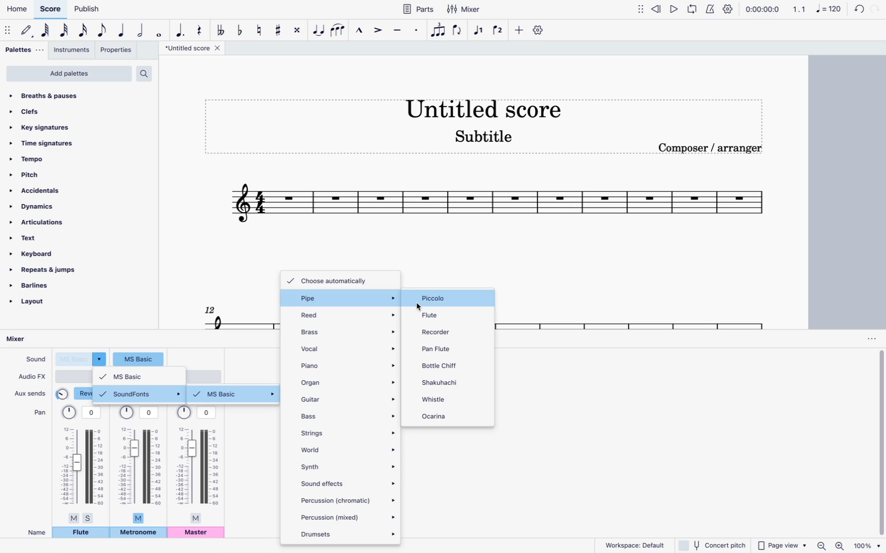 Image resolution: width=886 pixels, height=553 pixels. I want to click on rewind, so click(658, 8).